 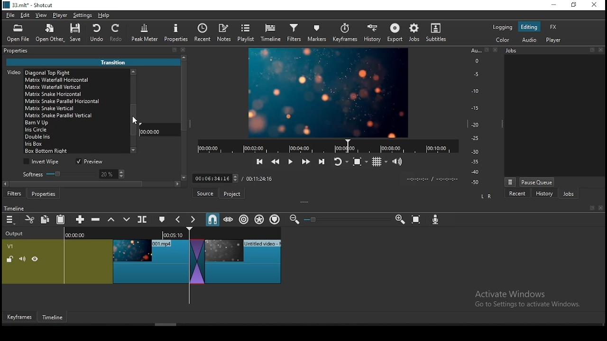 I want to click on toggle zoom, so click(x=360, y=162).